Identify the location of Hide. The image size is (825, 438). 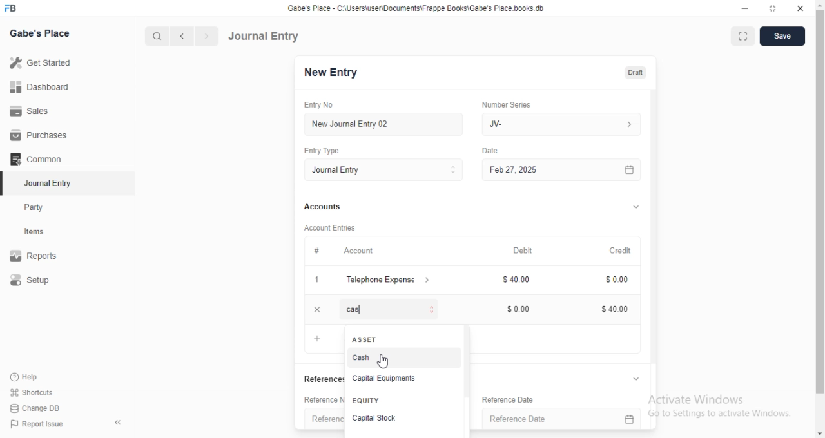
(636, 206).